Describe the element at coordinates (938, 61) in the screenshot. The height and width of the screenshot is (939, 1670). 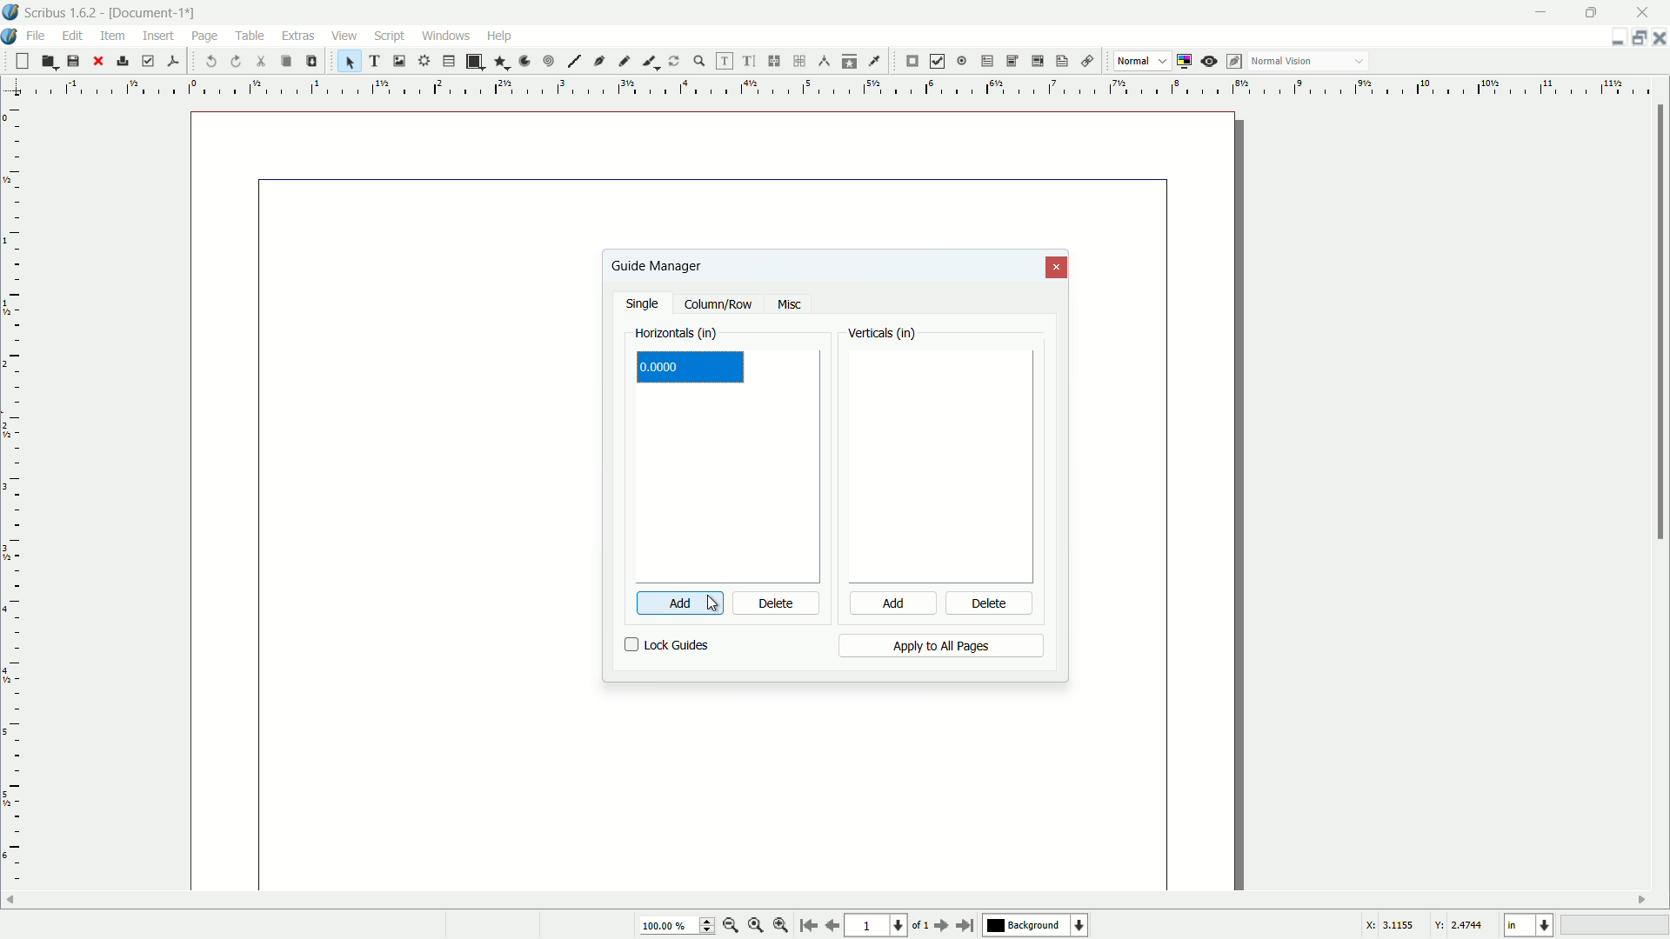
I see `pdf check box` at that location.